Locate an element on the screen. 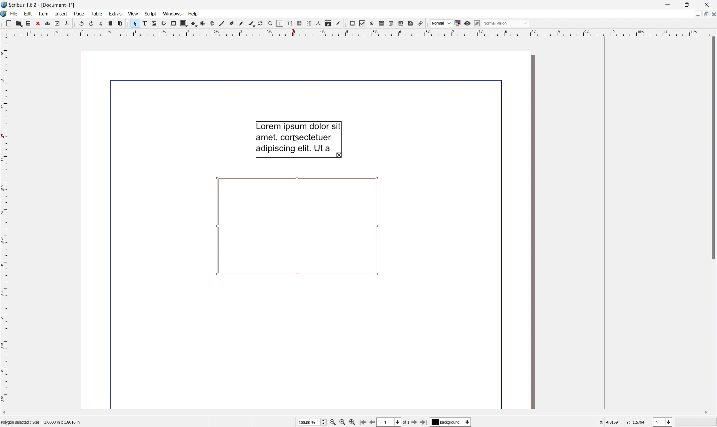  Go to the first page is located at coordinates (364, 423).